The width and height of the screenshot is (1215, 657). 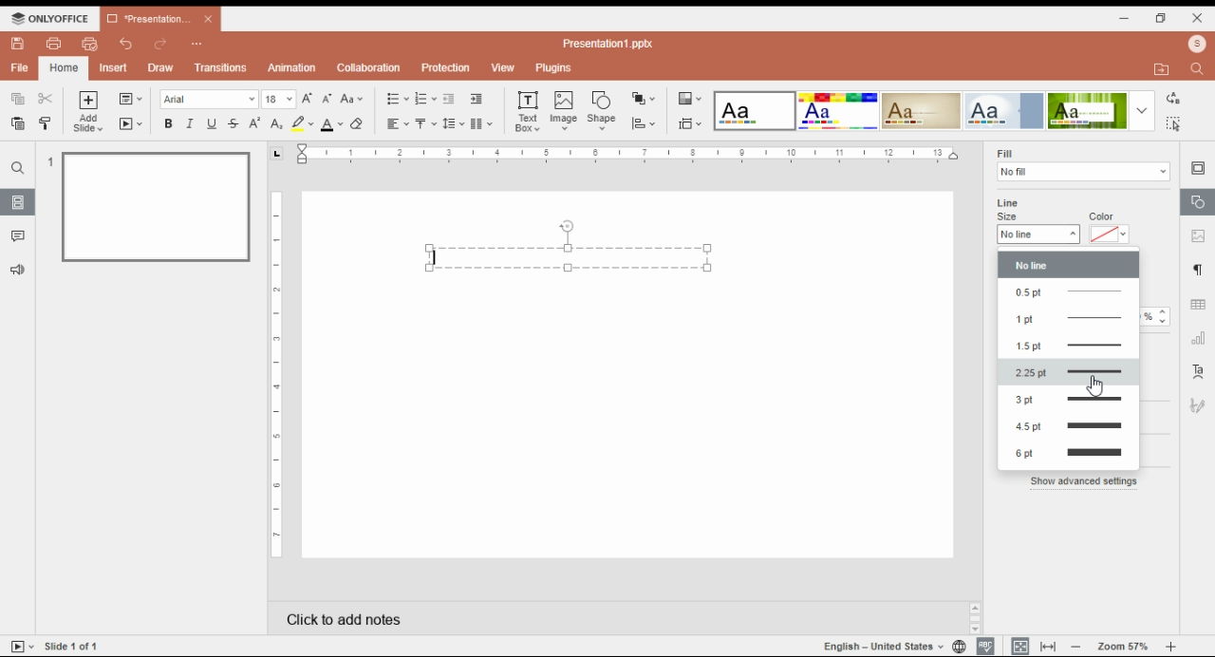 What do you see at coordinates (290, 67) in the screenshot?
I see `animation` at bounding box center [290, 67].